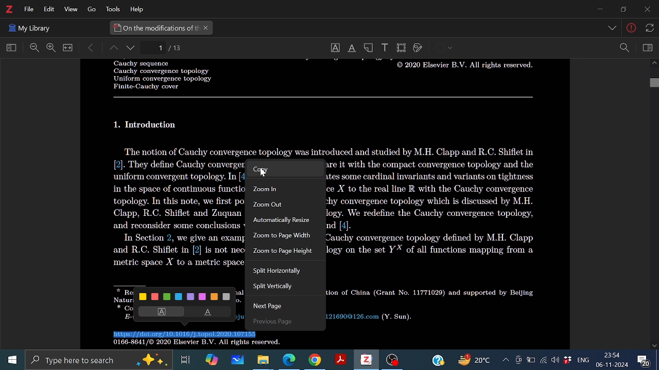 The image size is (659, 370). Describe the element at coordinates (47, 9) in the screenshot. I see `Edit` at that location.